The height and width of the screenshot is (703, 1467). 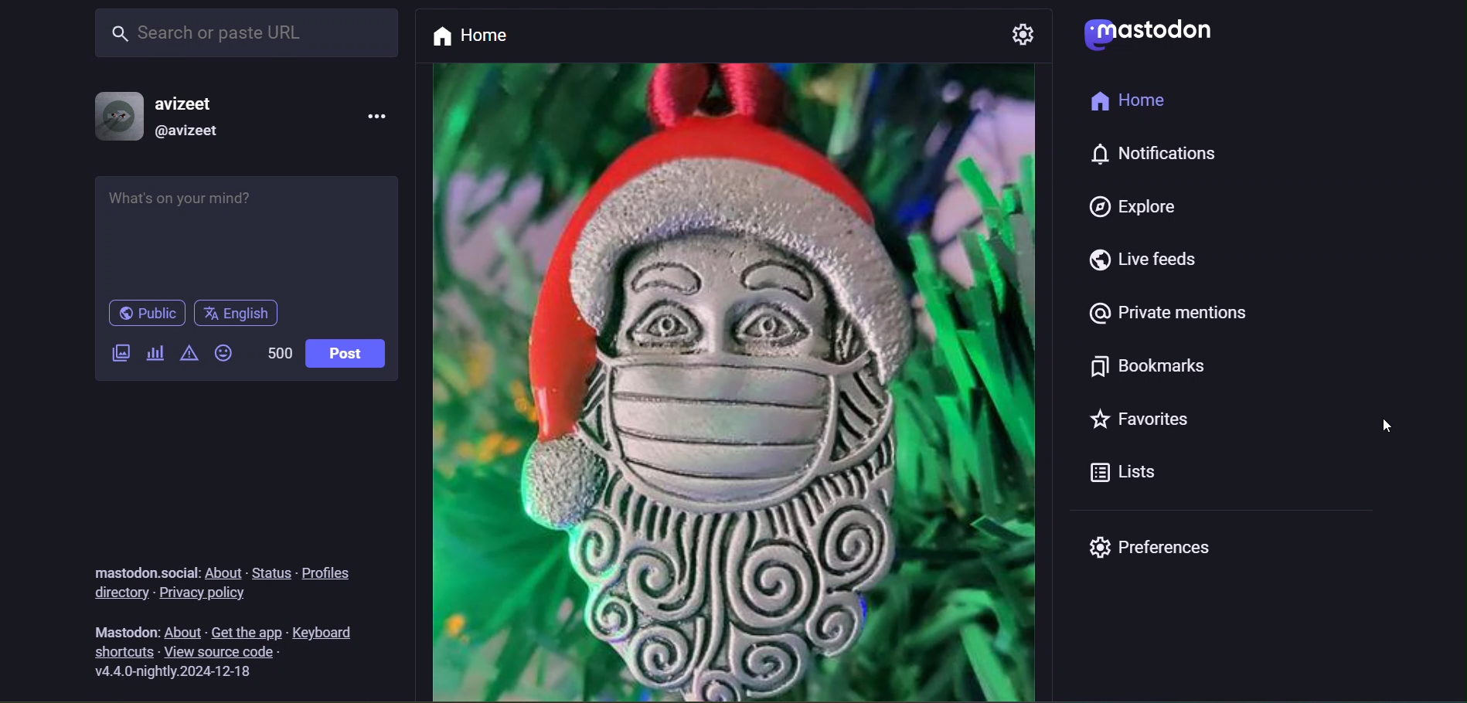 What do you see at coordinates (193, 104) in the screenshot?
I see `username` at bounding box center [193, 104].